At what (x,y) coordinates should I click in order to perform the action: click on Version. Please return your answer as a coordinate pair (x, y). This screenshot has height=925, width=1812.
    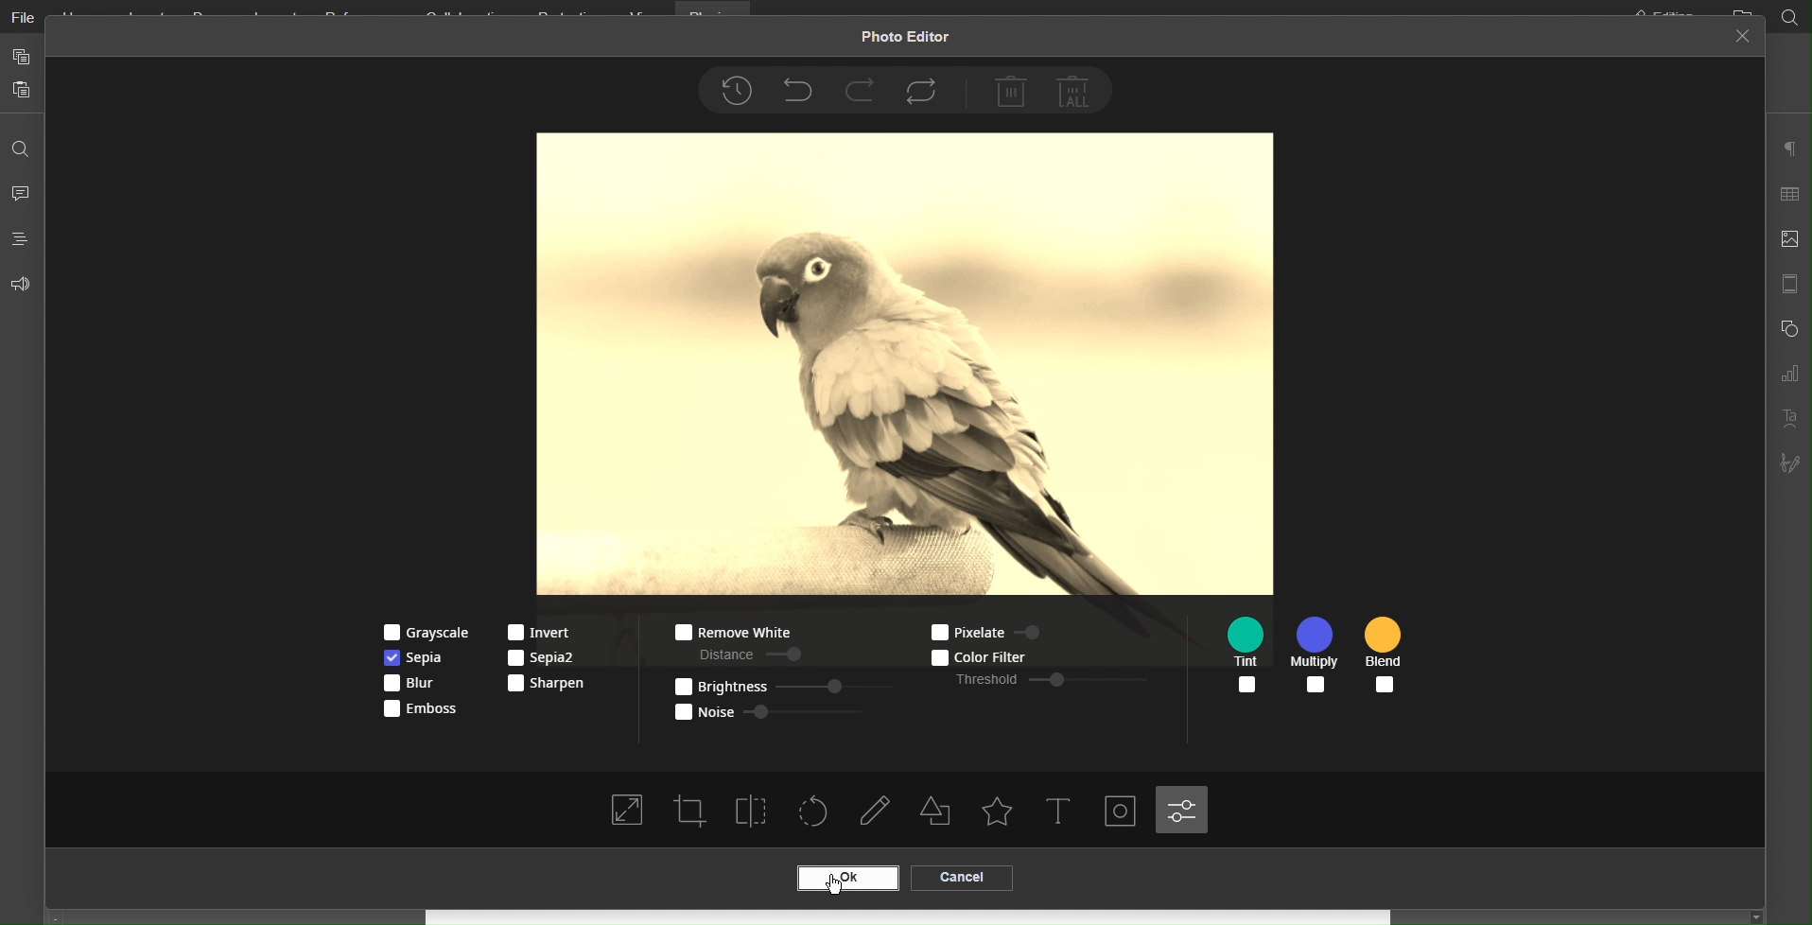
    Looking at the image, I should click on (736, 91).